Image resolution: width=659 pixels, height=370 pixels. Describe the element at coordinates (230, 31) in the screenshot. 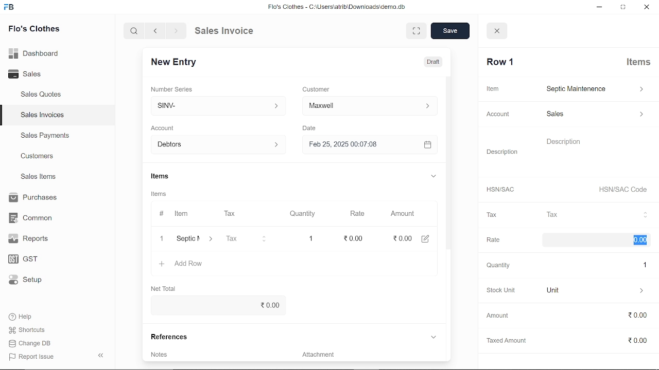

I see ` Sales Invoice` at that location.